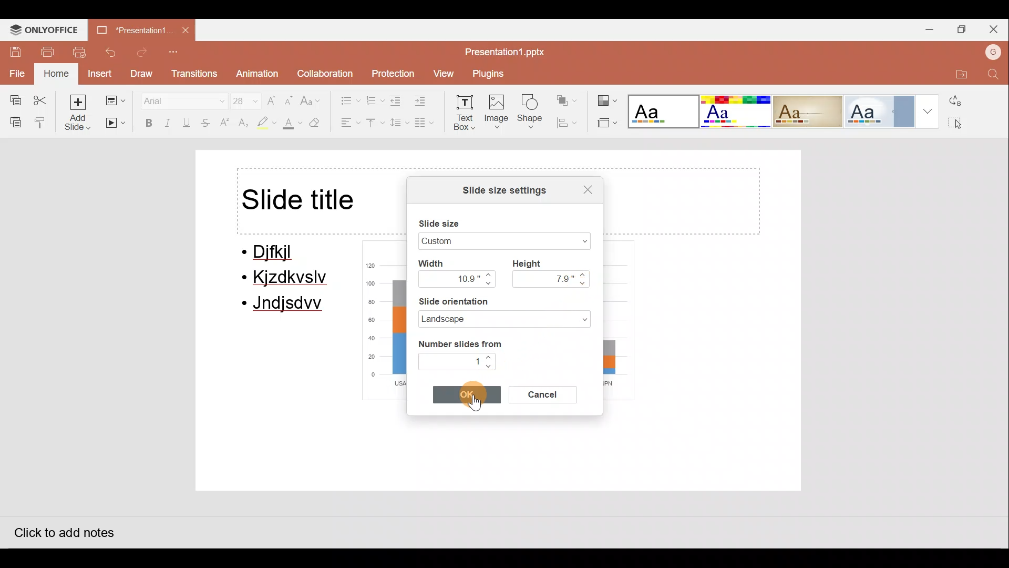 Image resolution: width=1009 pixels, height=568 pixels. Describe the element at coordinates (470, 396) in the screenshot. I see `OK` at that location.